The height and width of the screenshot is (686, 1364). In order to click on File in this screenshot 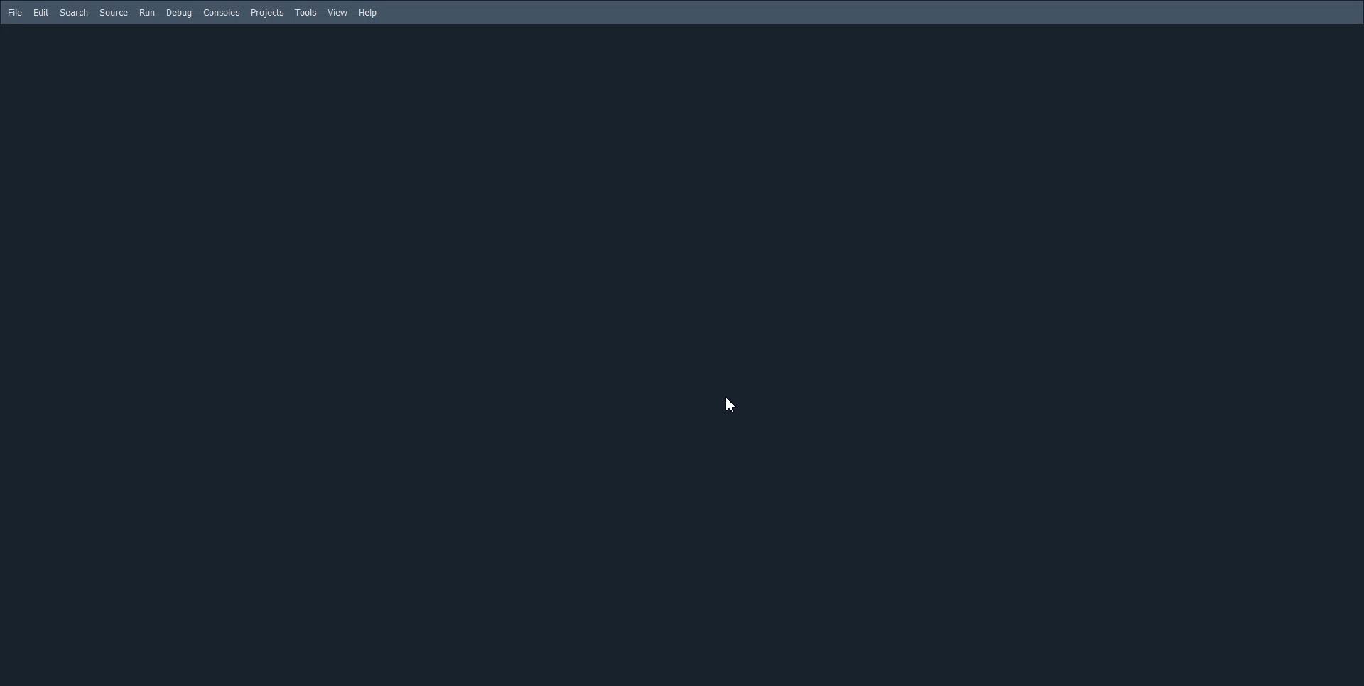, I will do `click(15, 12)`.